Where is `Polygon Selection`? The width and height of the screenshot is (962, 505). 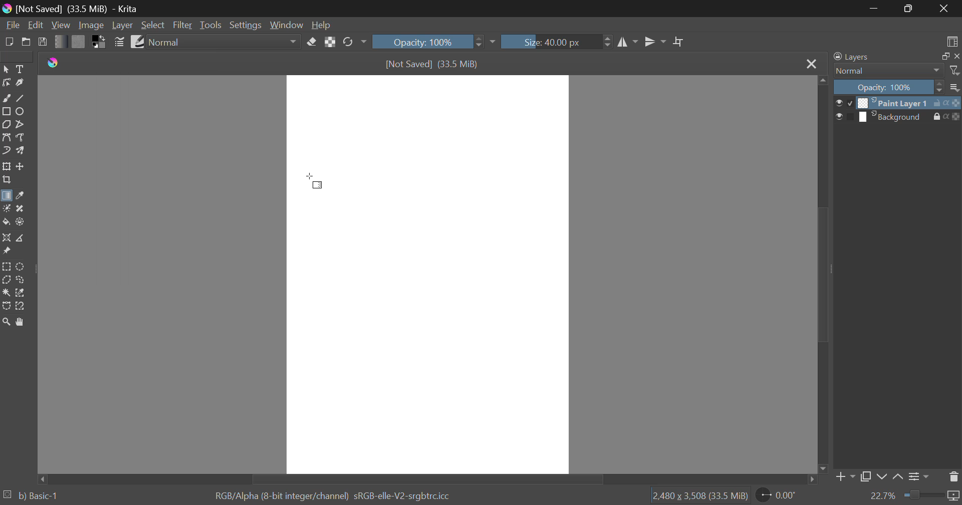 Polygon Selection is located at coordinates (6, 281).